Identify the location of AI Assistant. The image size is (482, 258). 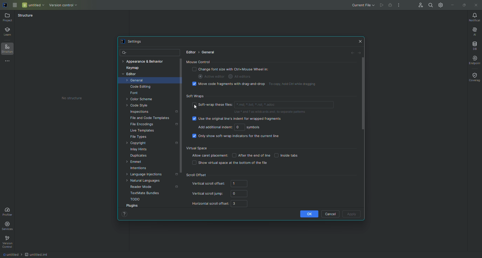
(475, 31).